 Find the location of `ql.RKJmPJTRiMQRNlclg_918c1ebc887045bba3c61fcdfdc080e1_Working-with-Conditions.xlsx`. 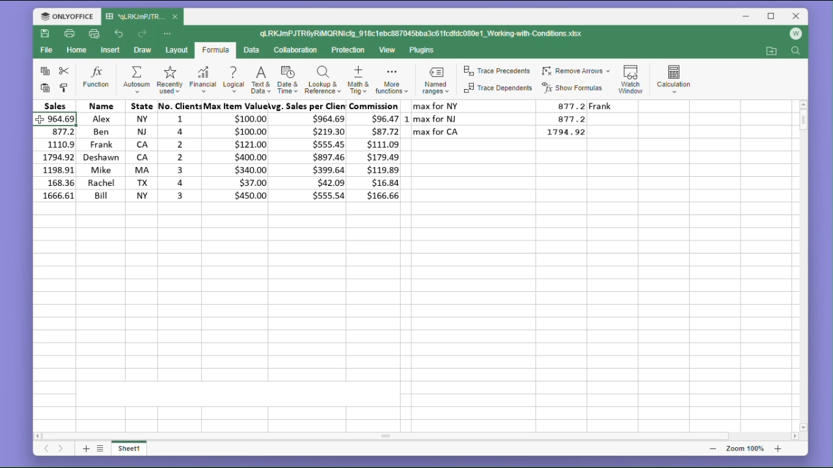

ql.RKJmPJTRiMQRNlclg_918c1ebc887045bba3c61fcdfdc080e1_Working-with-Conditions.xlsx is located at coordinates (435, 34).